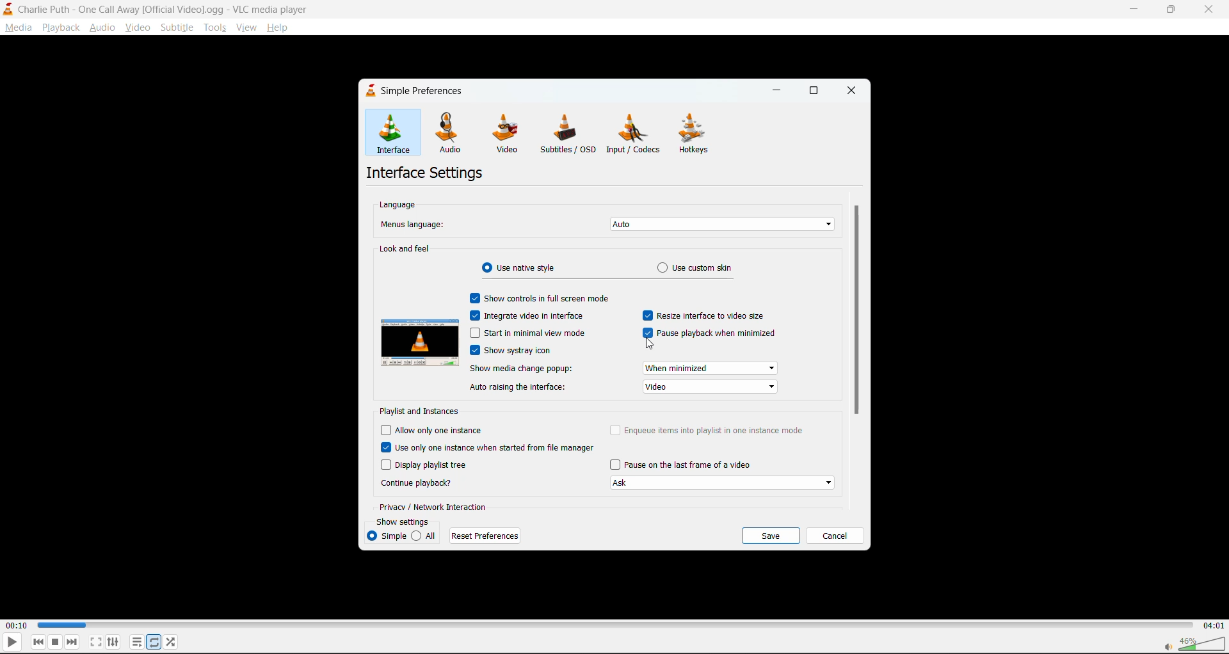  I want to click on minimize, so click(1131, 8).